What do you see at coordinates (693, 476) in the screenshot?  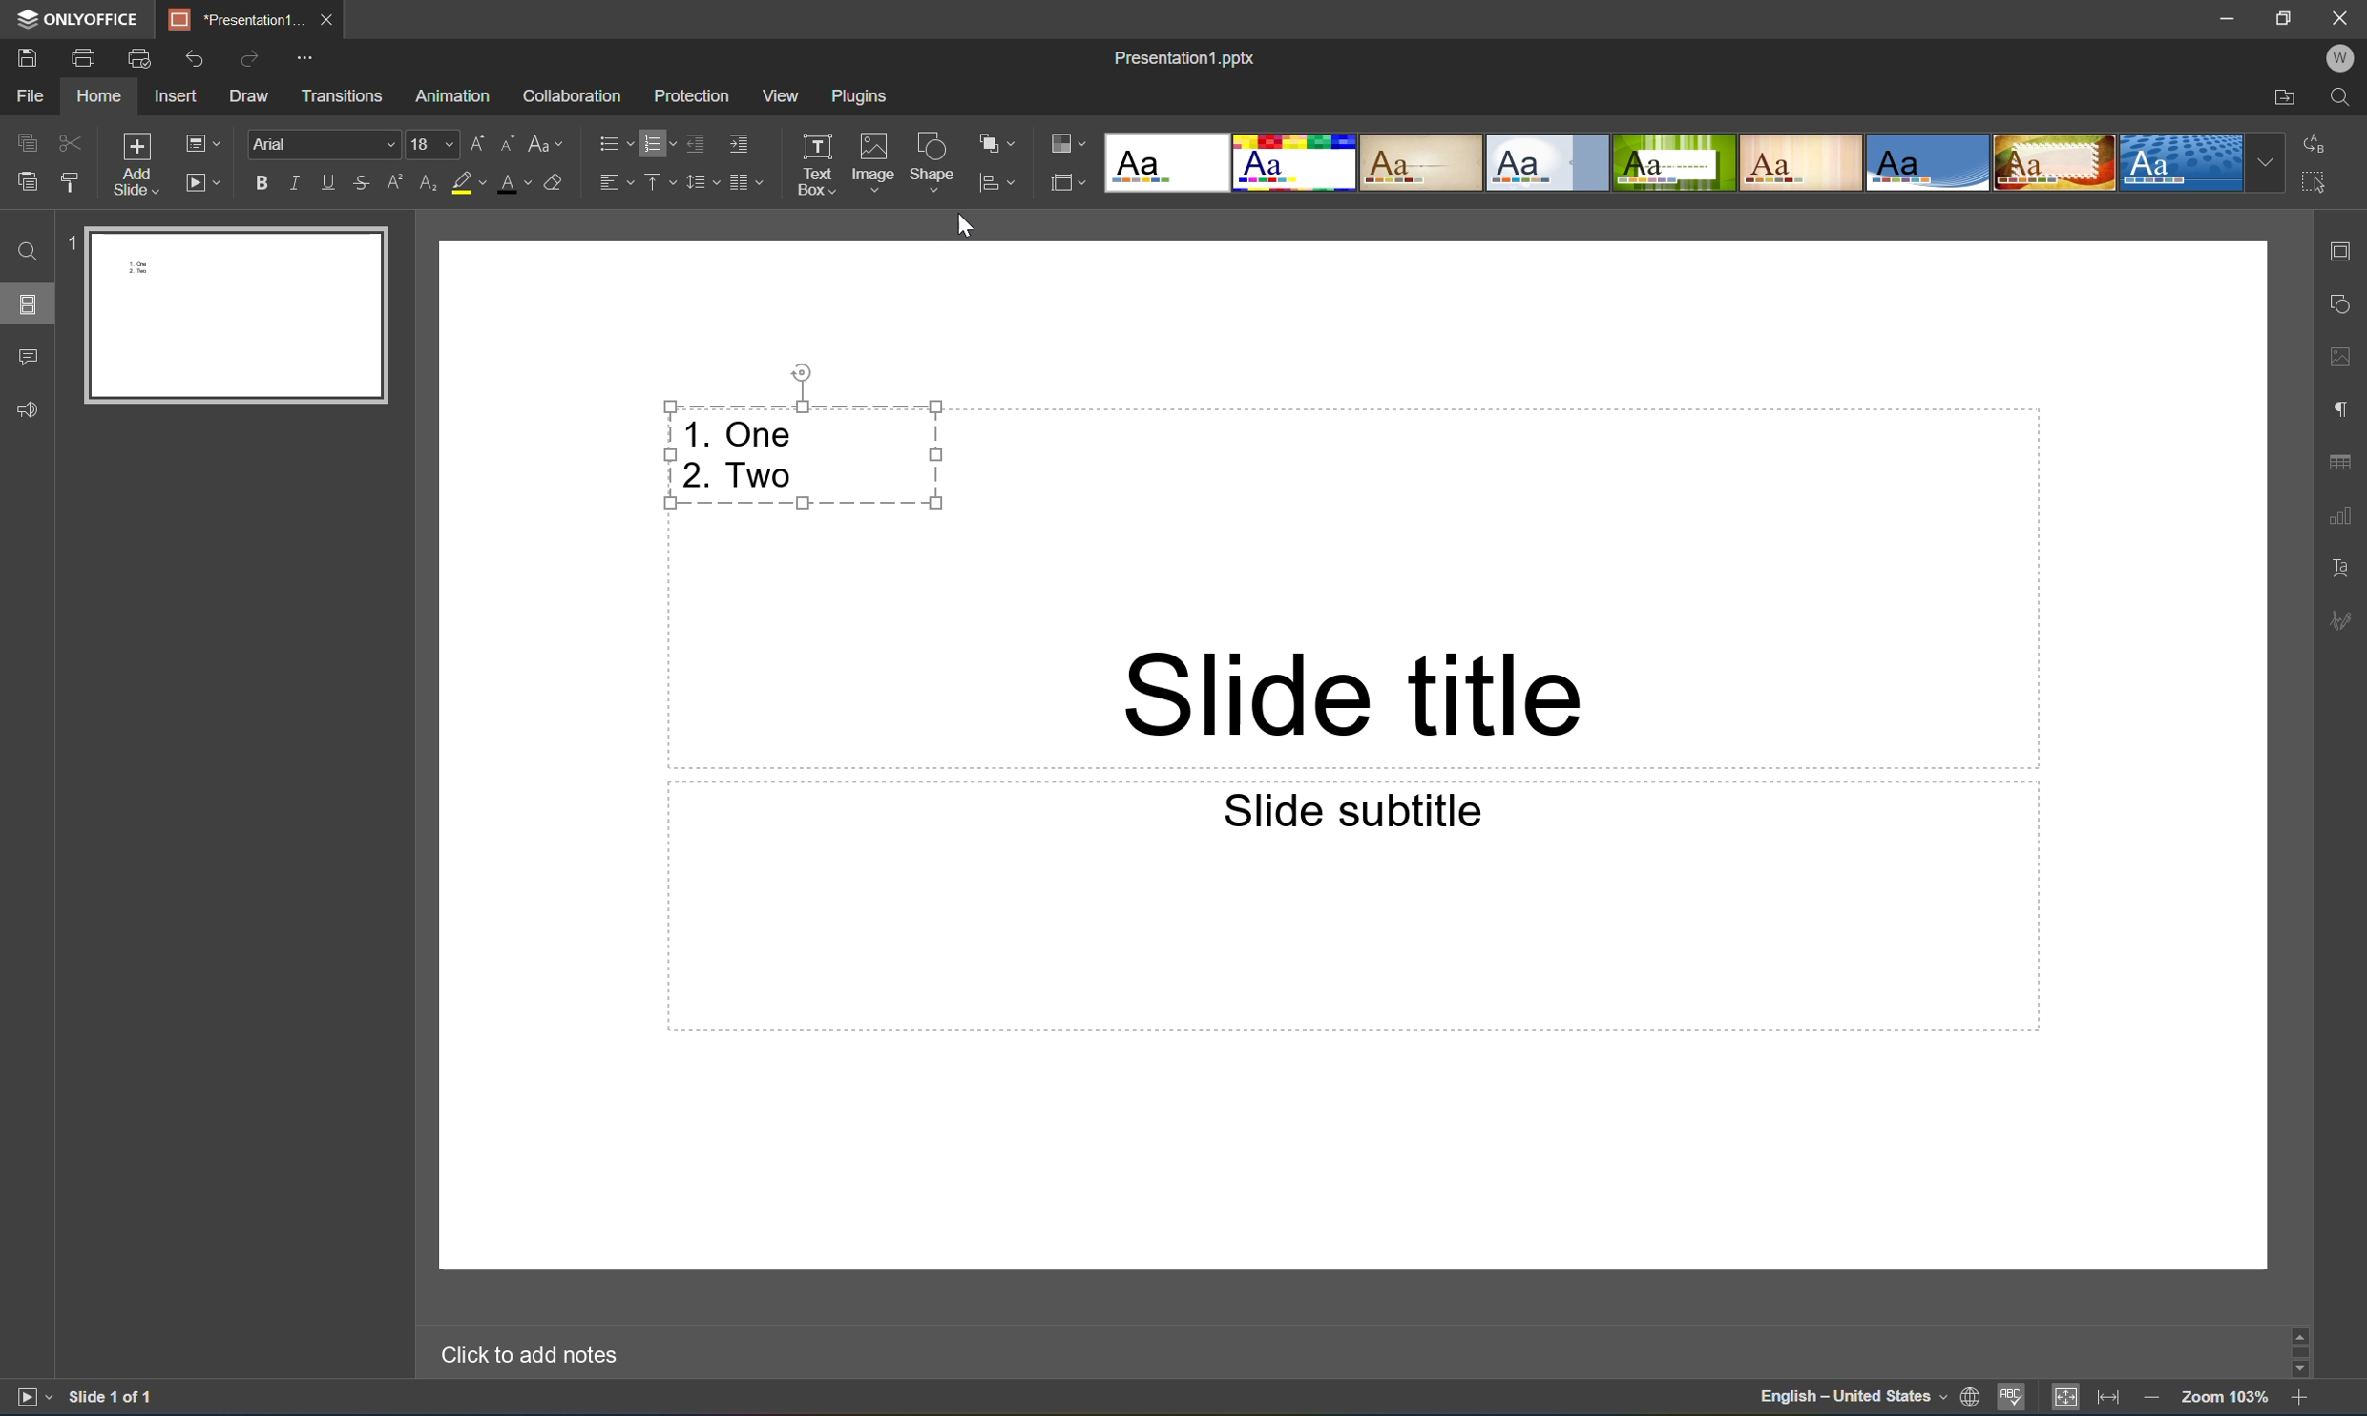 I see `2.` at bounding box center [693, 476].